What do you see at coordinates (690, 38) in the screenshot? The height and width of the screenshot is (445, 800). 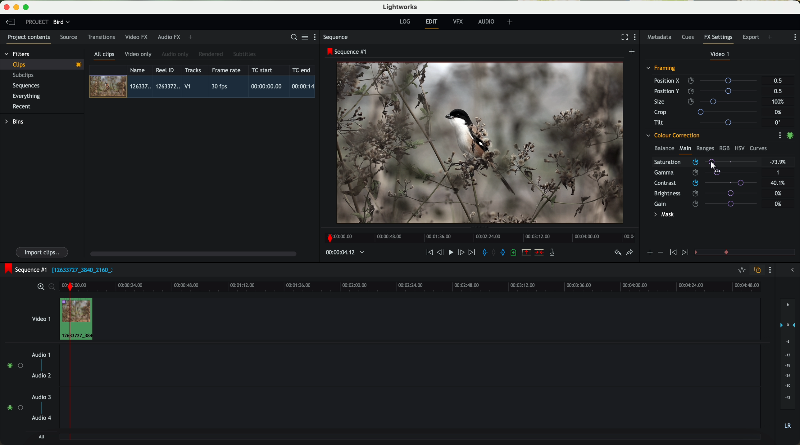 I see `cues` at bounding box center [690, 38].